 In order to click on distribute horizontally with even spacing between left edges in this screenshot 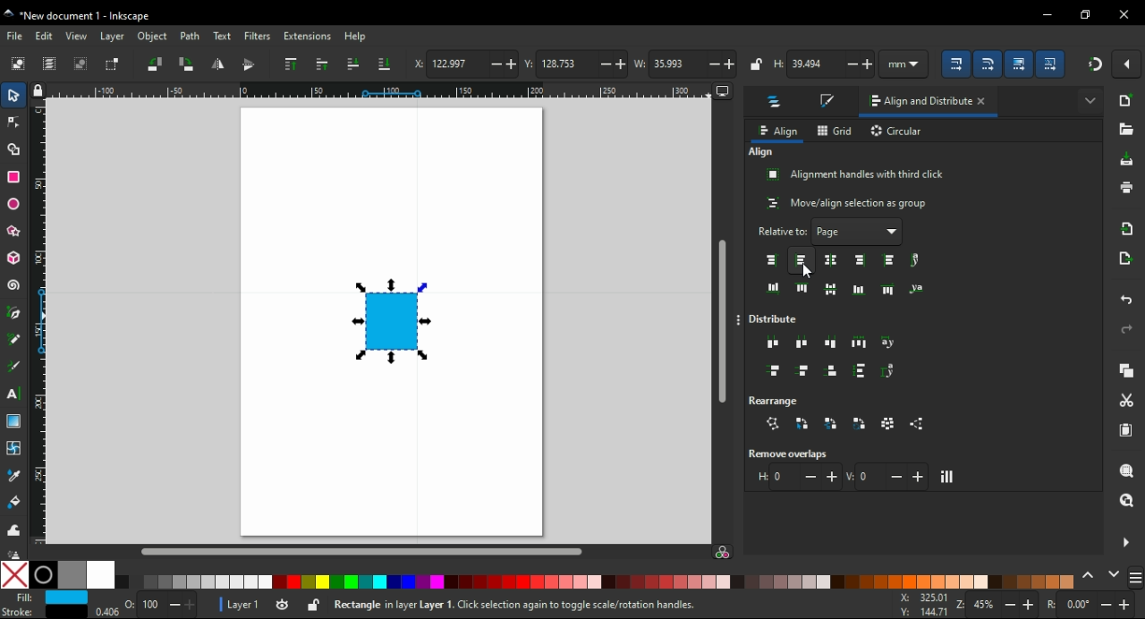, I will do `click(772, 343)`.